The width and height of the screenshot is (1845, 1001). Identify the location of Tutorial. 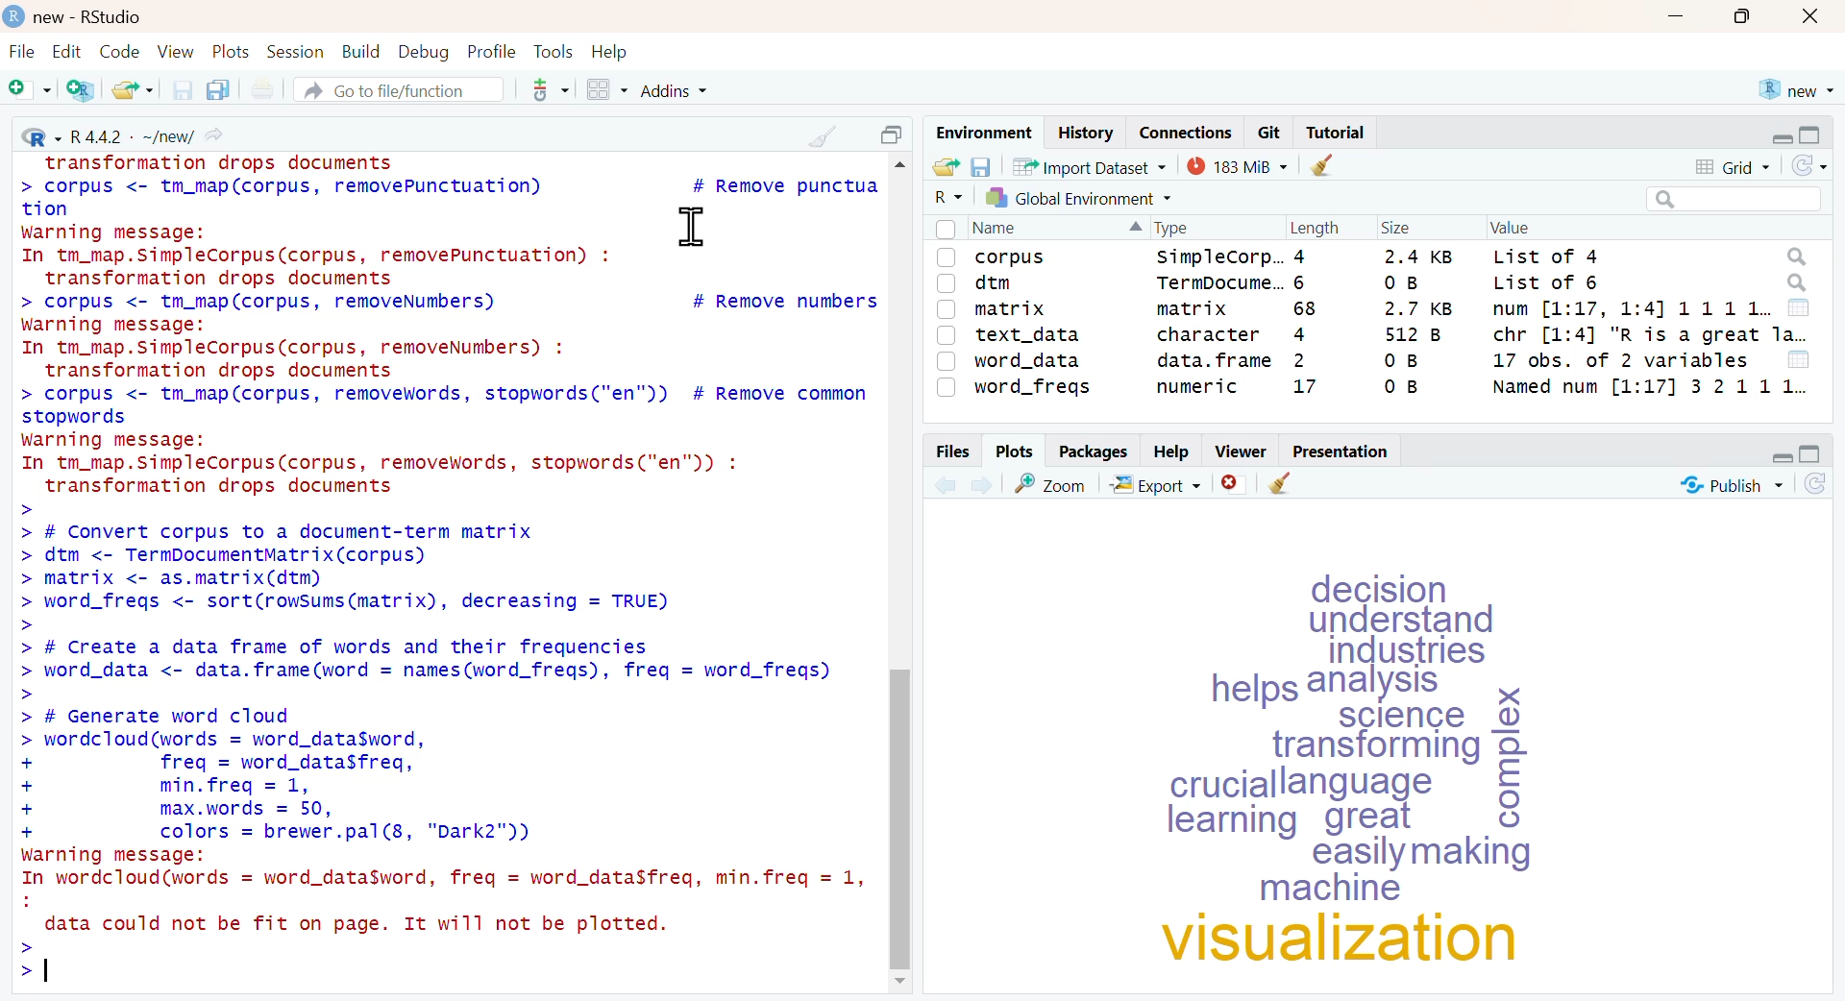
(1339, 133).